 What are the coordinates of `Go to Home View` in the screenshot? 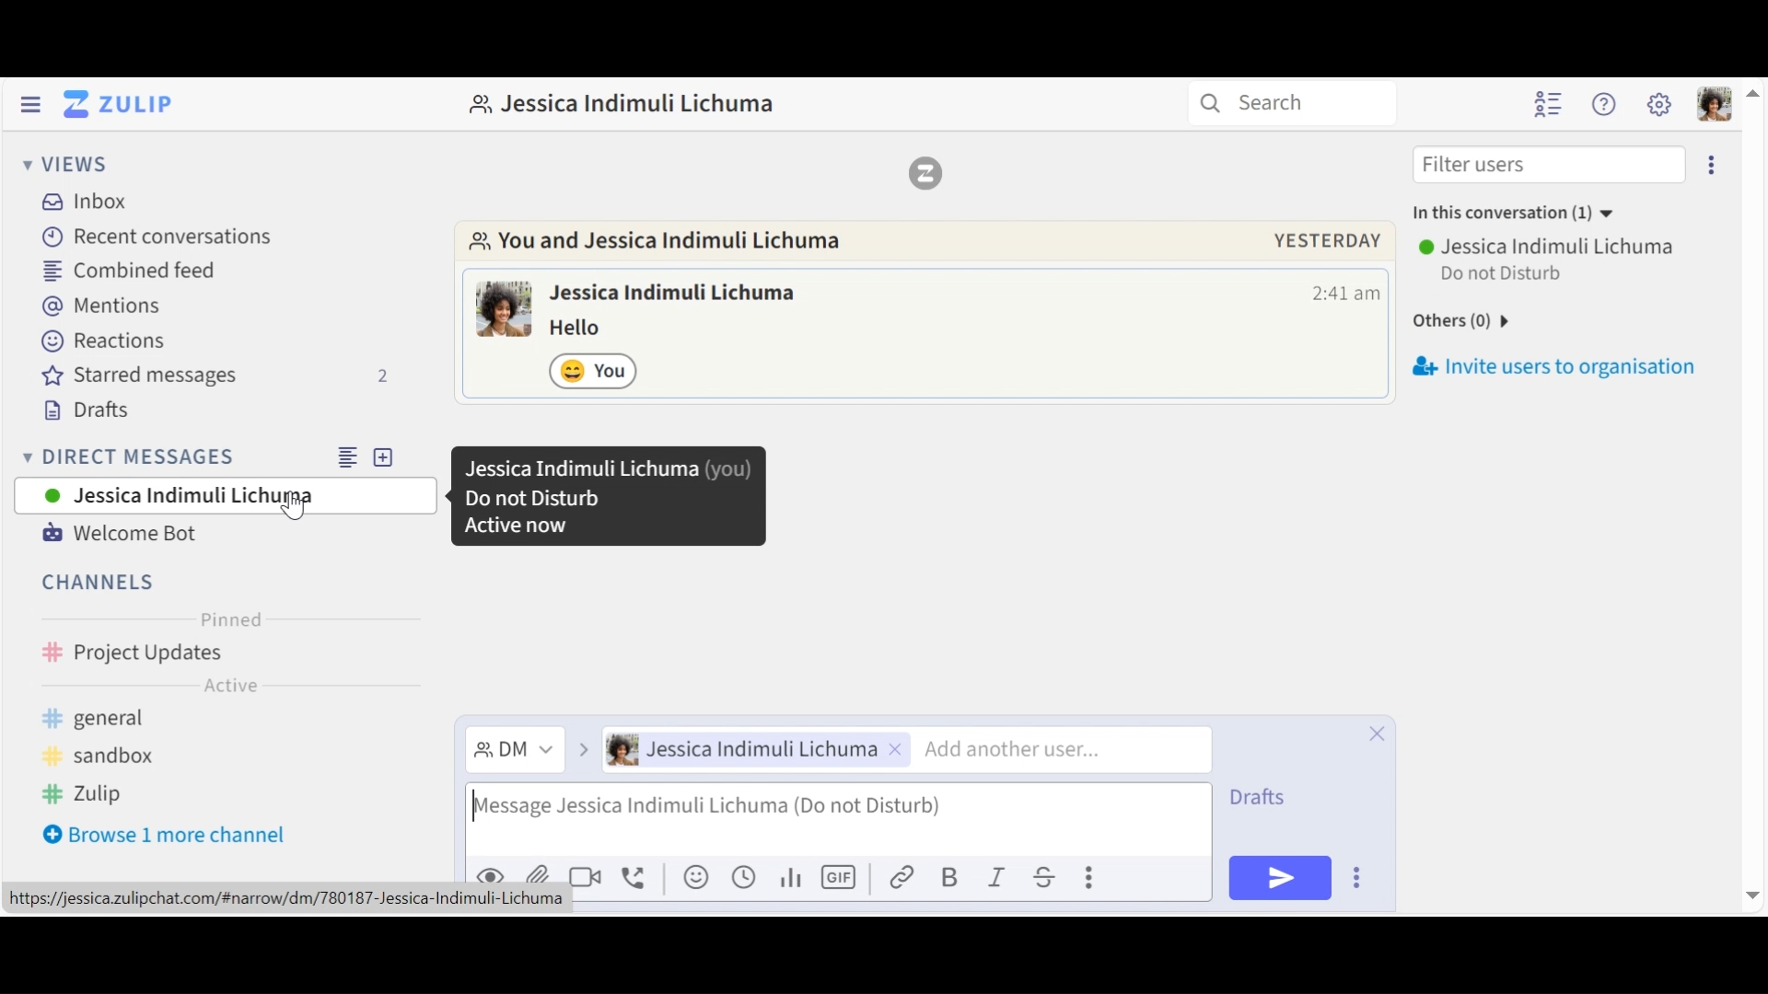 It's located at (114, 104).